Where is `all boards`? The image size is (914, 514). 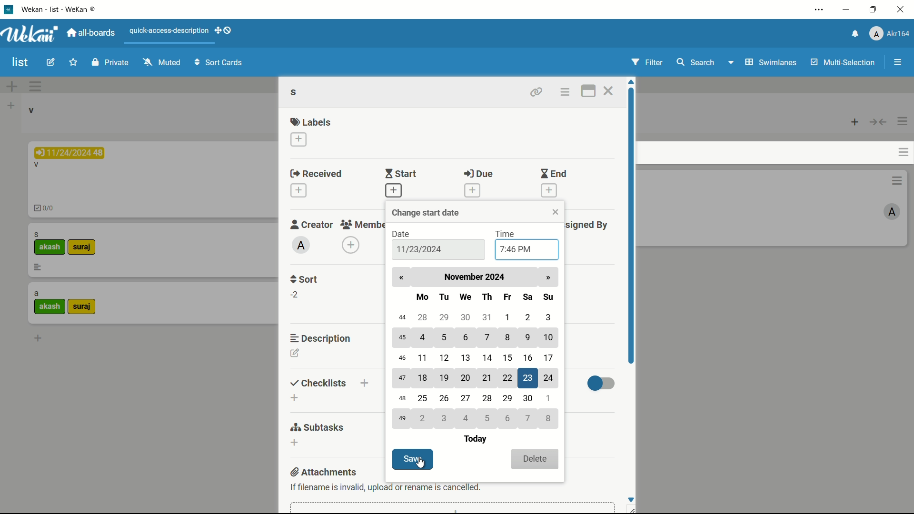 all boards is located at coordinates (89, 34).